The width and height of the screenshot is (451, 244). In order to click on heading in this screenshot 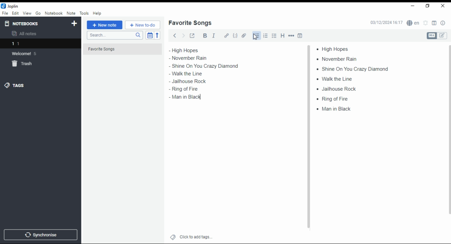, I will do `click(283, 35)`.